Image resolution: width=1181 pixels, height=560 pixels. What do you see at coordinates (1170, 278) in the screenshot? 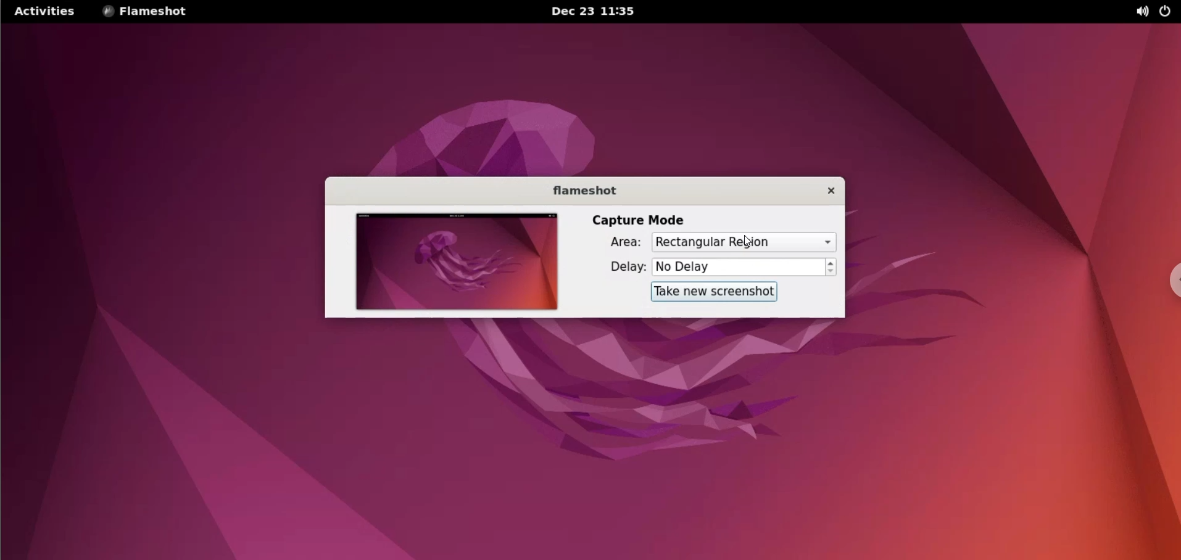
I see `chrome options` at bounding box center [1170, 278].